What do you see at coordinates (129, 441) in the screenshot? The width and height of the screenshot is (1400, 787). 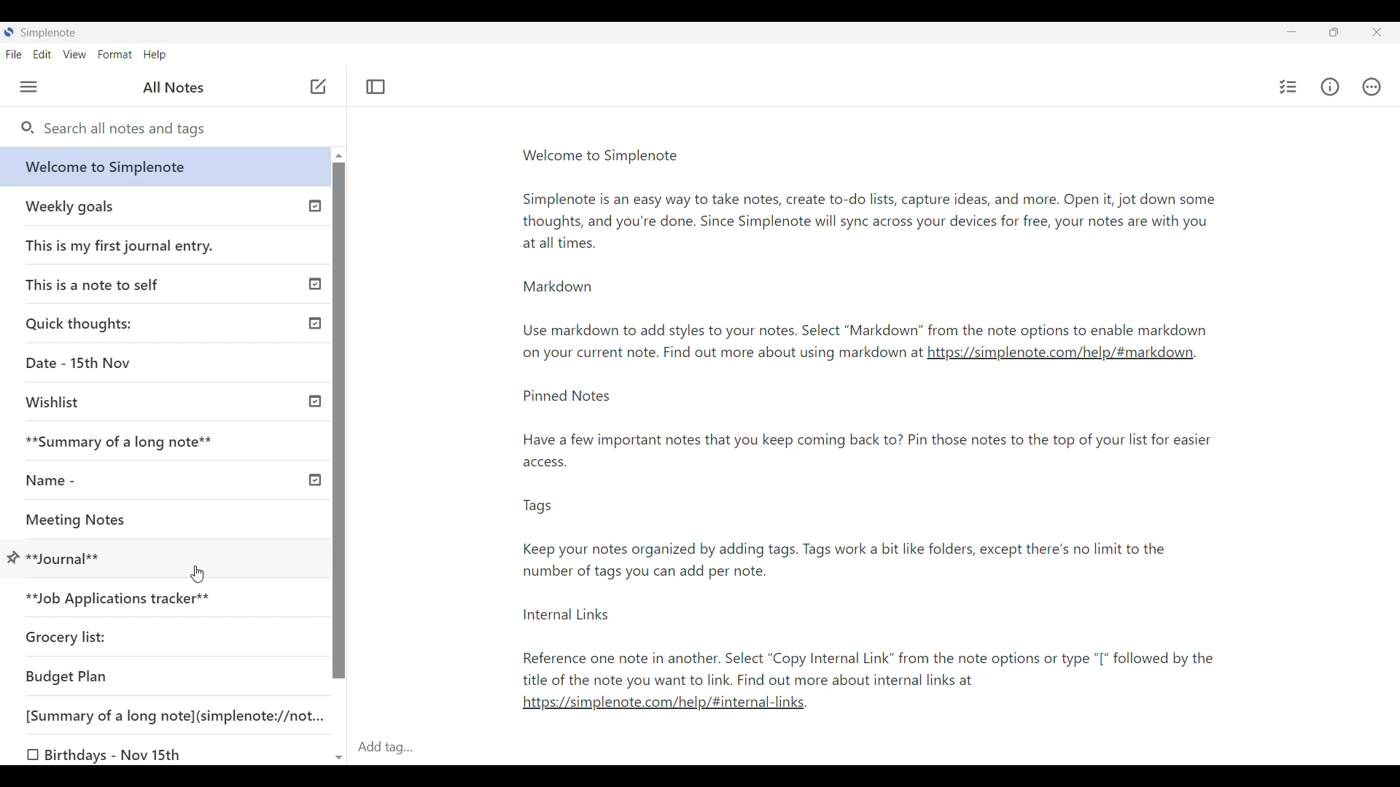 I see `**Summary of a long note**` at bounding box center [129, 441].